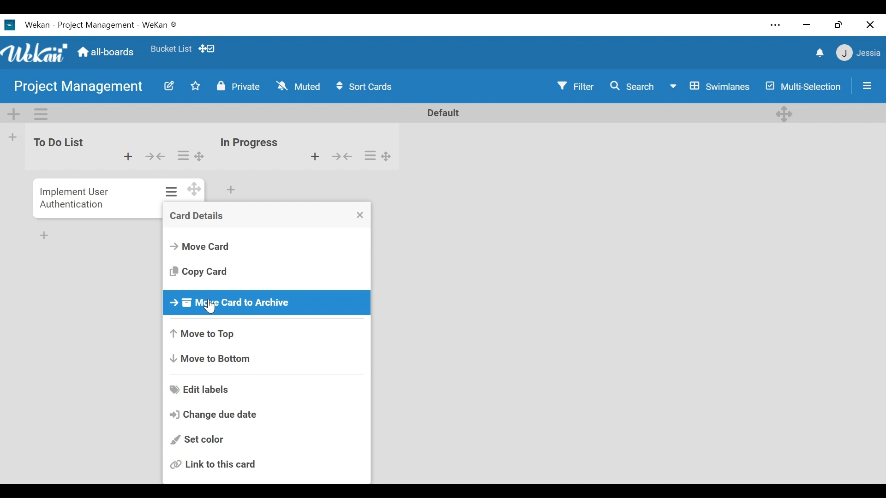  What do you see at coordinates (871, 24) in the screenshot?
I see `Close` at bounding box center [871, 24].